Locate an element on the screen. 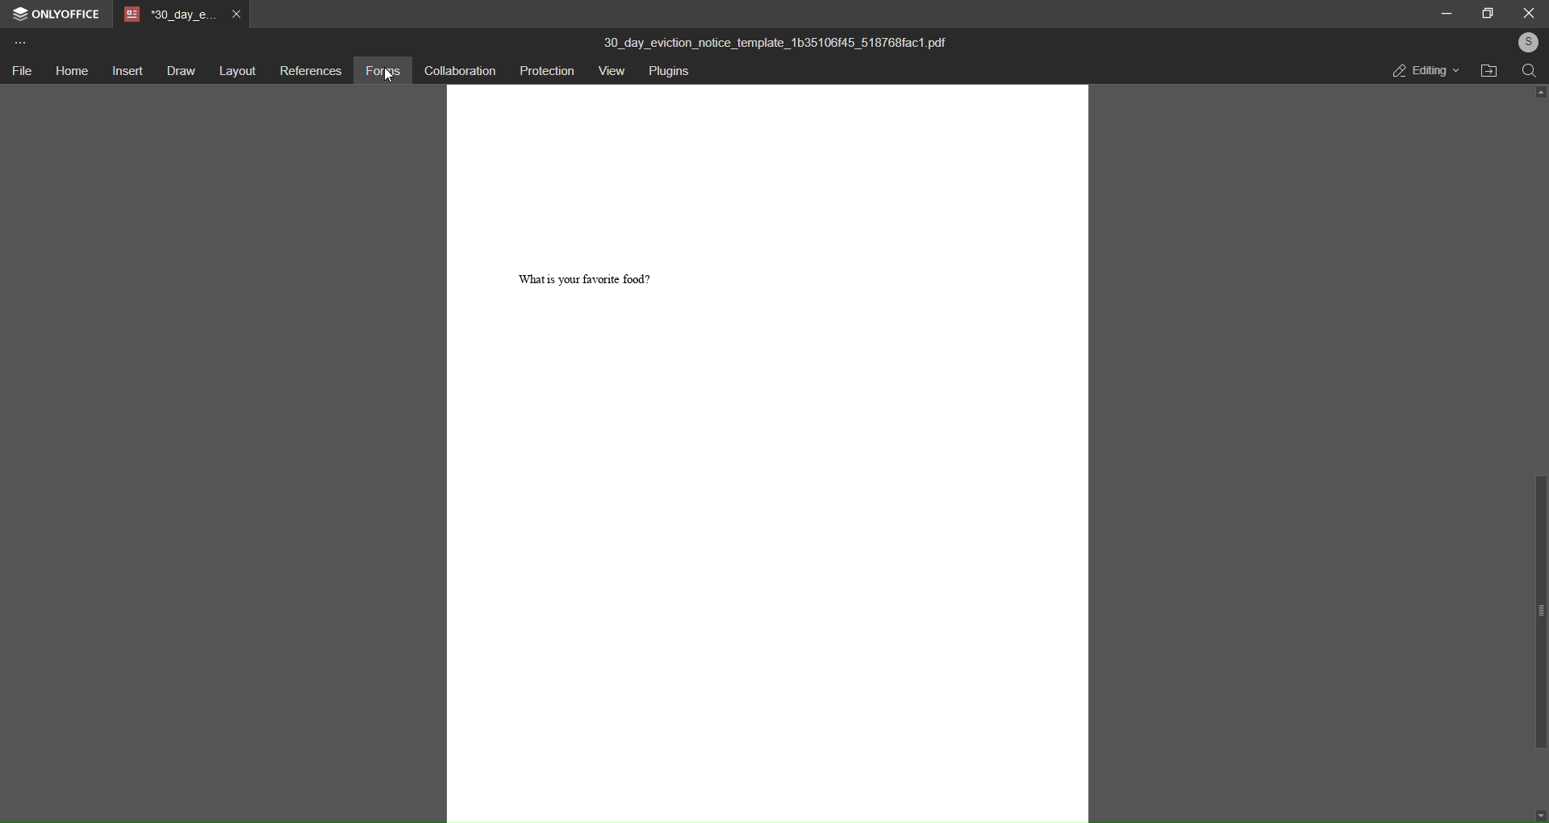 This screenshot has width=1549, height=823. plugins is located at coordinates (669, 72).